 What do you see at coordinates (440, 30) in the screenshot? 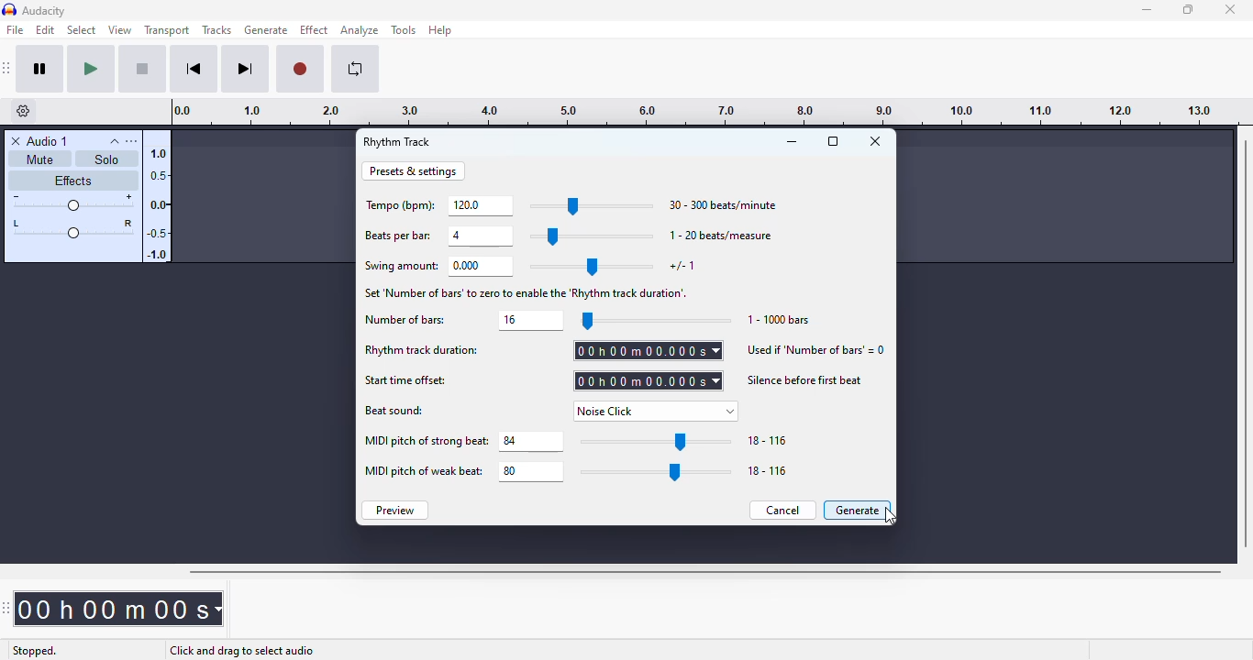
I see `help` at bounding box center [440, 30].